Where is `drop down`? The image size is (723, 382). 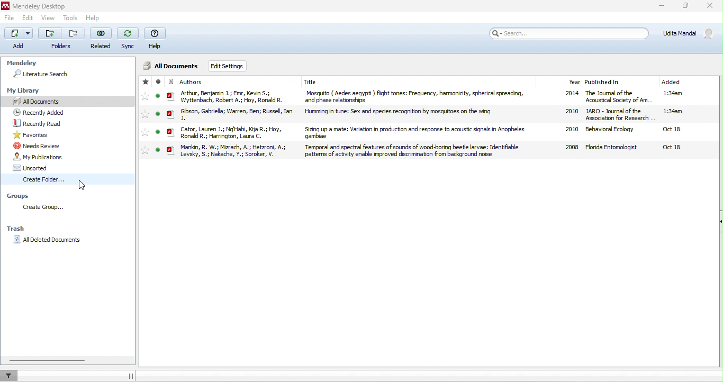 drop down is located at coordinates (29, 33).